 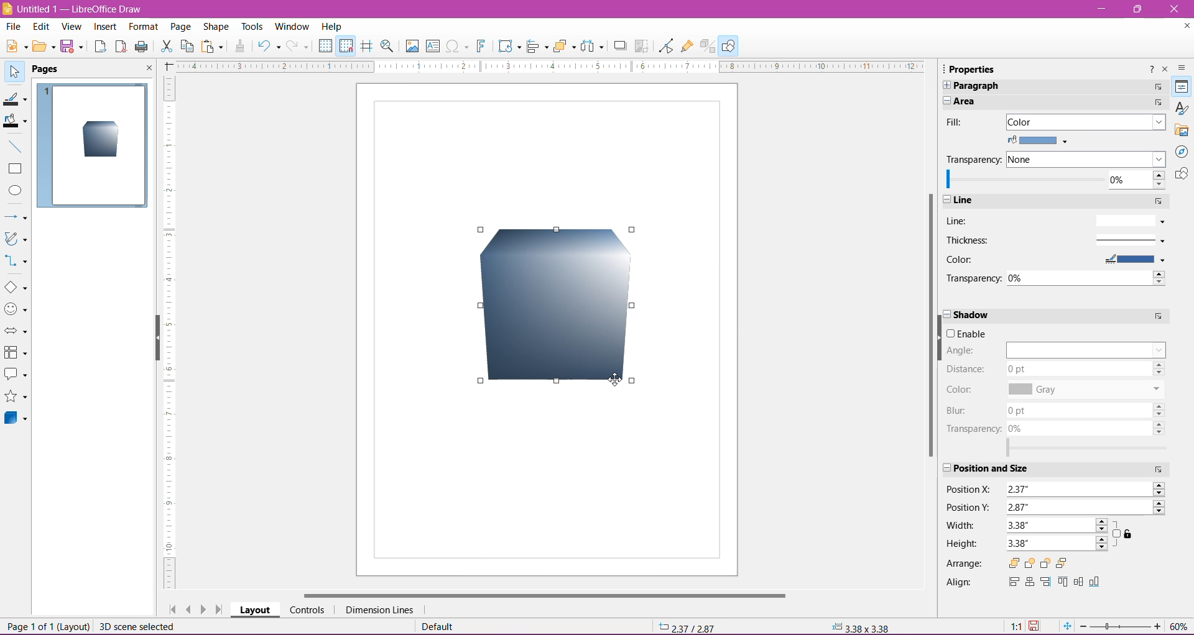 I want to click on Fill Color, so click(x=1042, y=140).